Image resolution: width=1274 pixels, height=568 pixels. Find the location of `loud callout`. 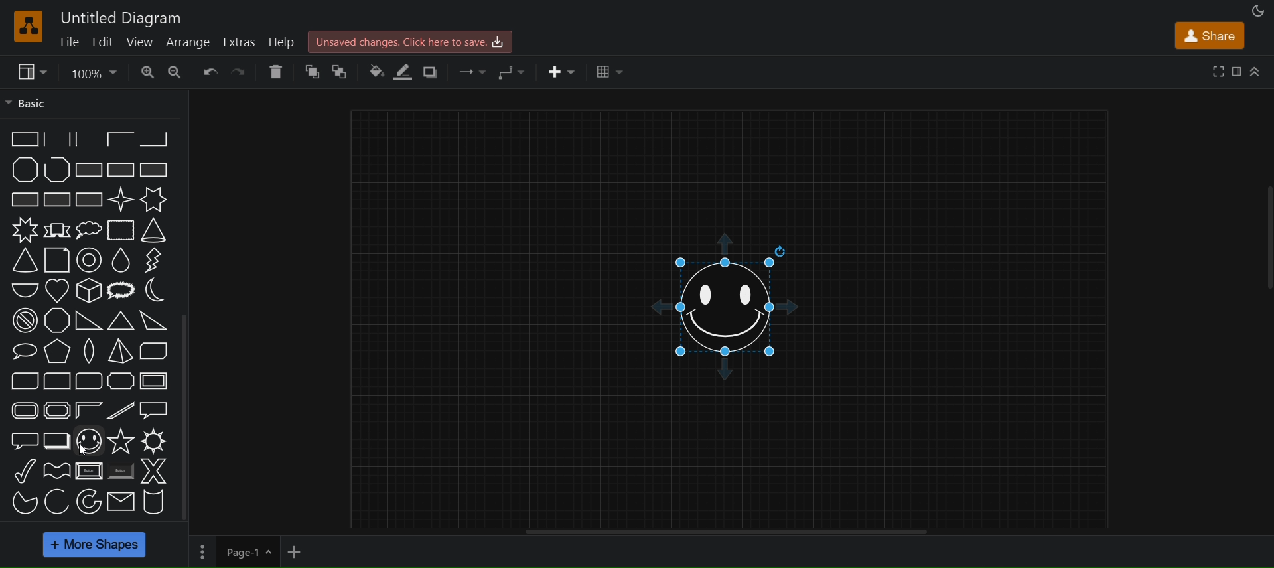

loud callout is located at coordinates (121, 292).